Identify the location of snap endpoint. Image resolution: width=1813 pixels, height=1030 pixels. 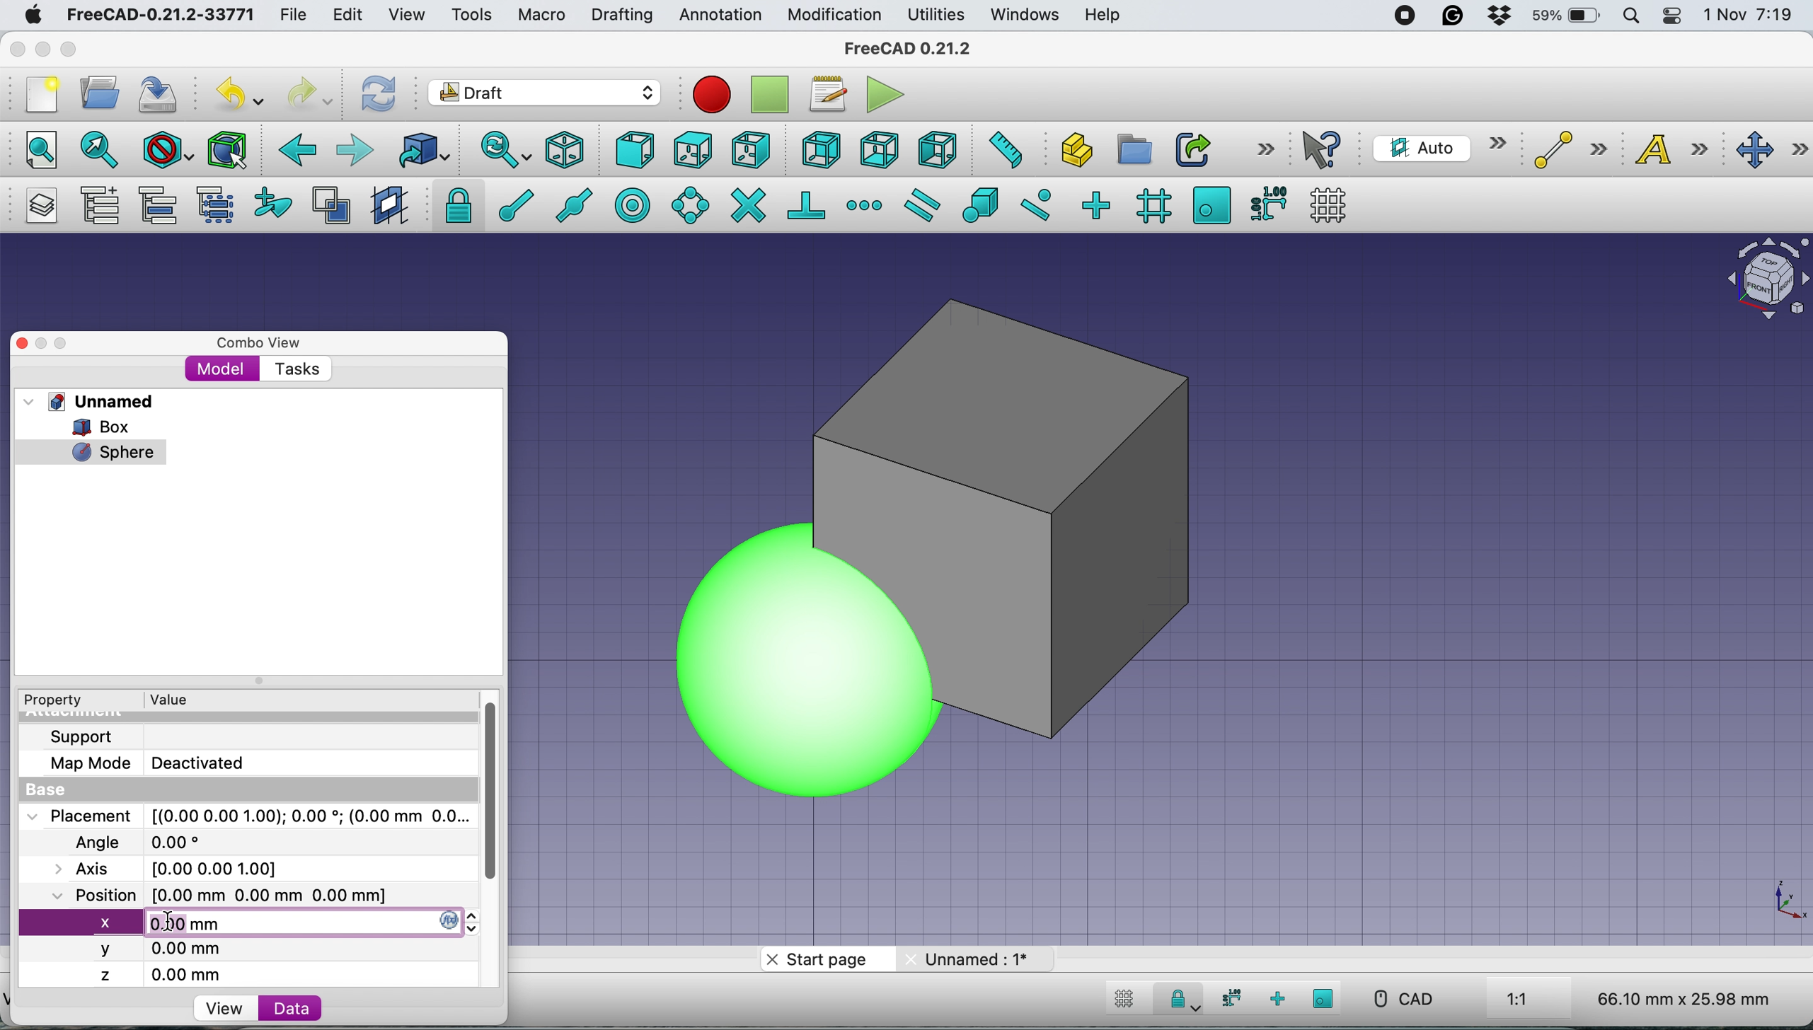
(508, 210).